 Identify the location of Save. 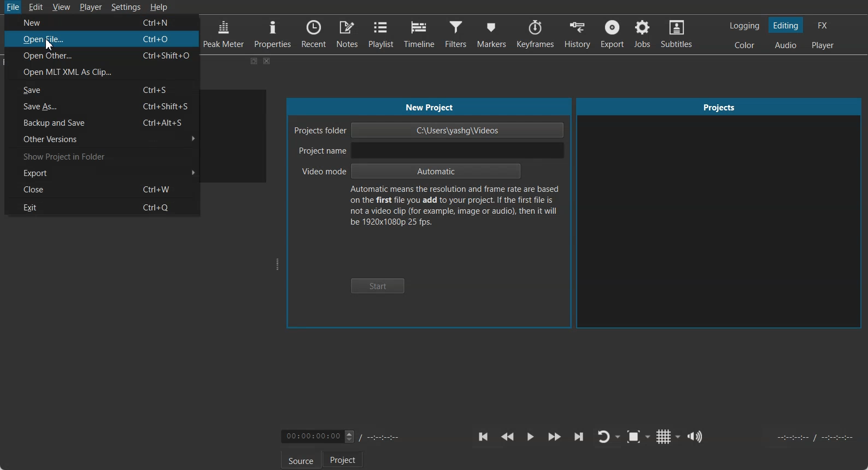
(63, 89).